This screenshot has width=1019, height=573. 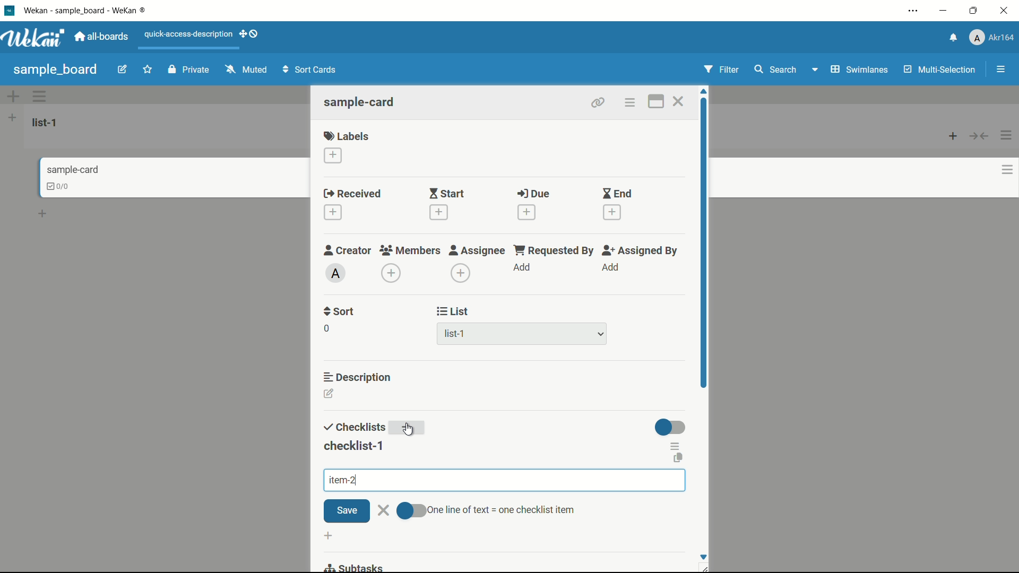 What do you see at coordinates (446, 195) in the screenshot?
I see `start` at bounding box center [446, 195].